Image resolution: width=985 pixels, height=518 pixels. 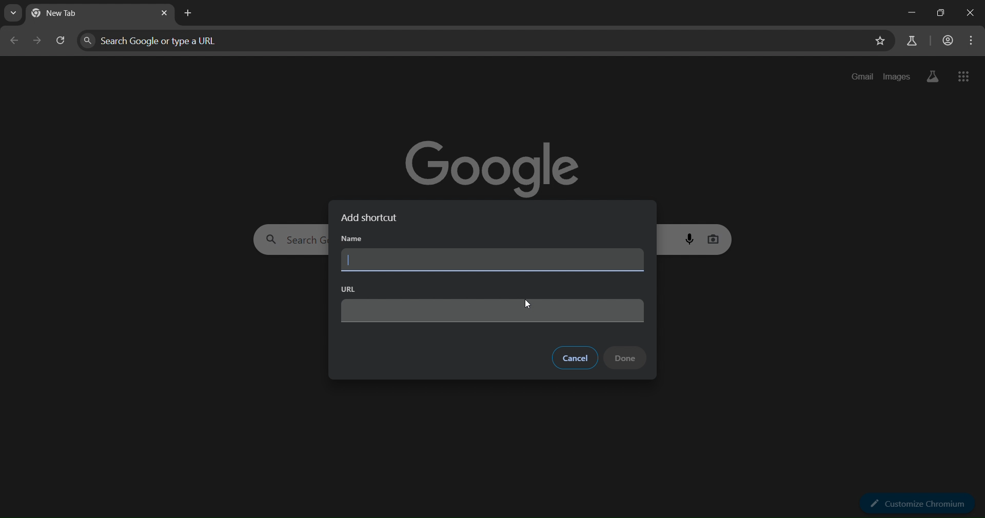 I want to click on google apps, so click(x=964, y=77).